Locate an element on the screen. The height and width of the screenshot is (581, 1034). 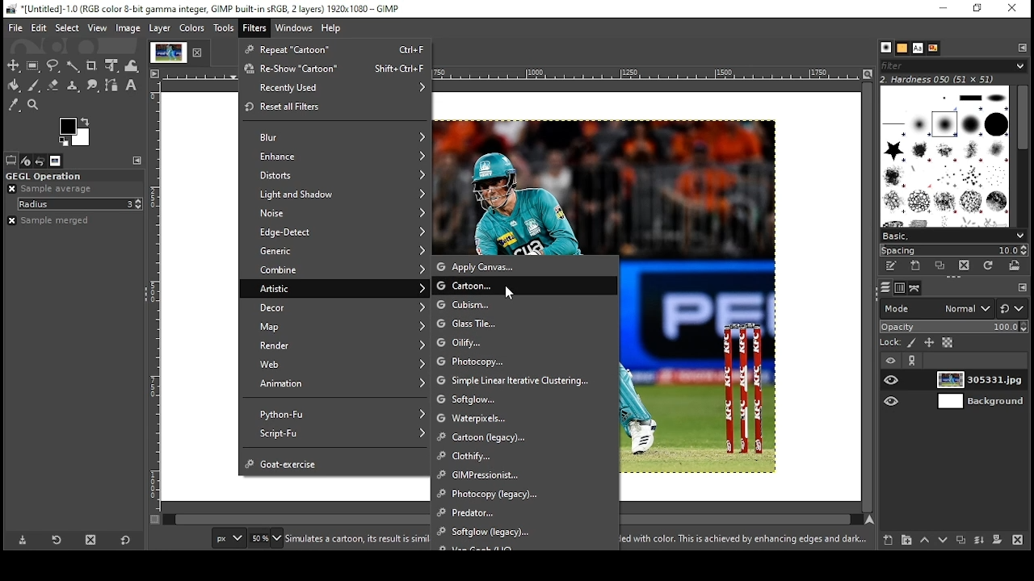
filters is located at coordinates (254, 28).